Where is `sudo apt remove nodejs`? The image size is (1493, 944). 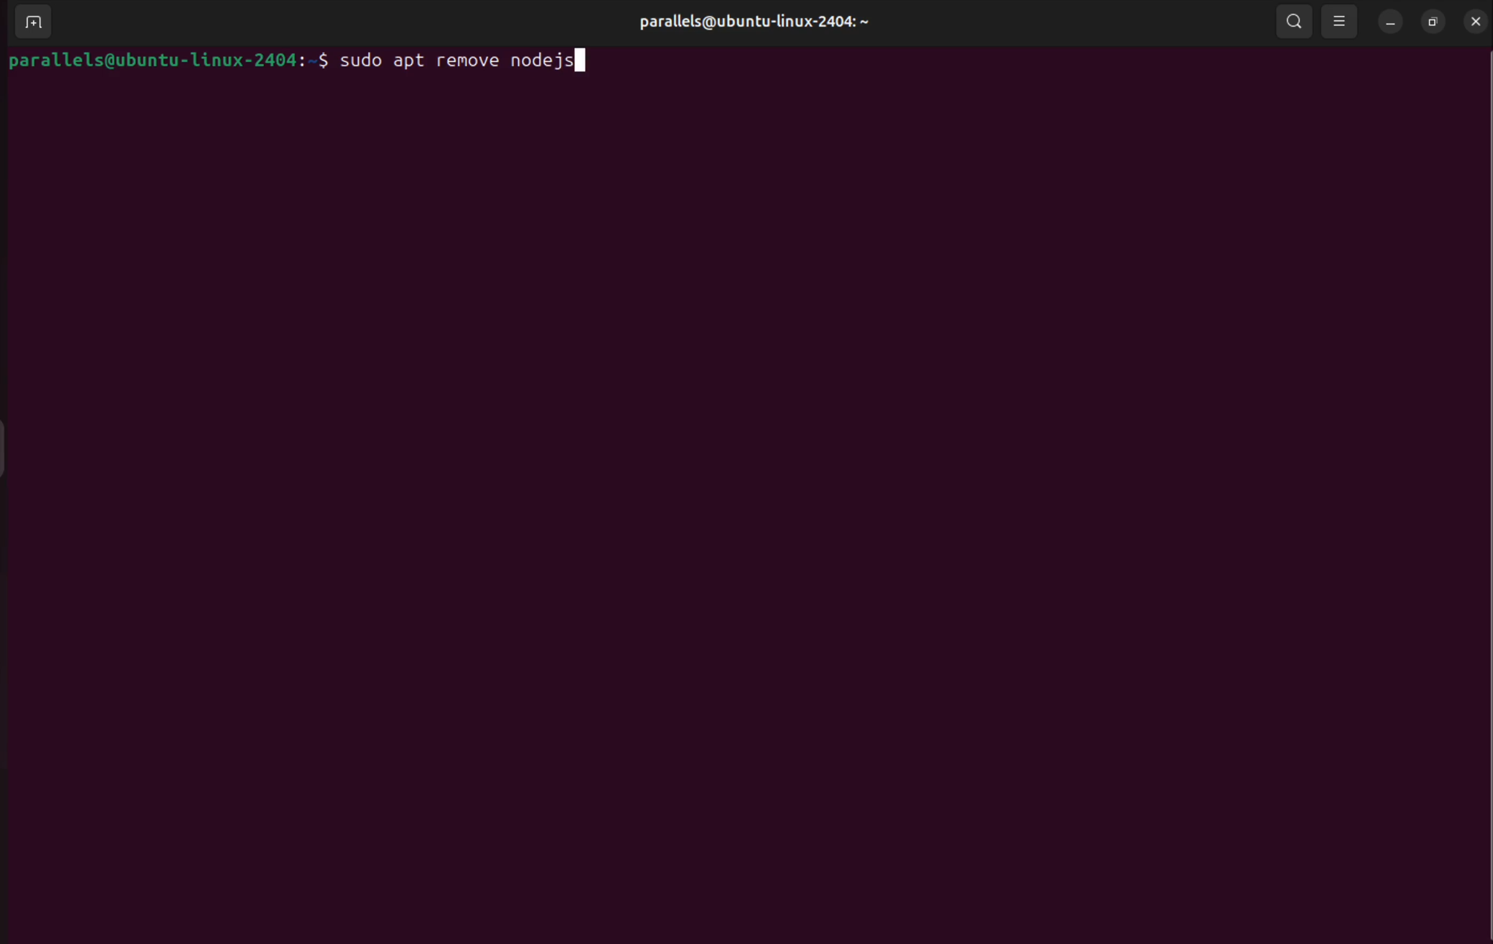 sudo apt remove nodejs is located at coordinates (476, 63).